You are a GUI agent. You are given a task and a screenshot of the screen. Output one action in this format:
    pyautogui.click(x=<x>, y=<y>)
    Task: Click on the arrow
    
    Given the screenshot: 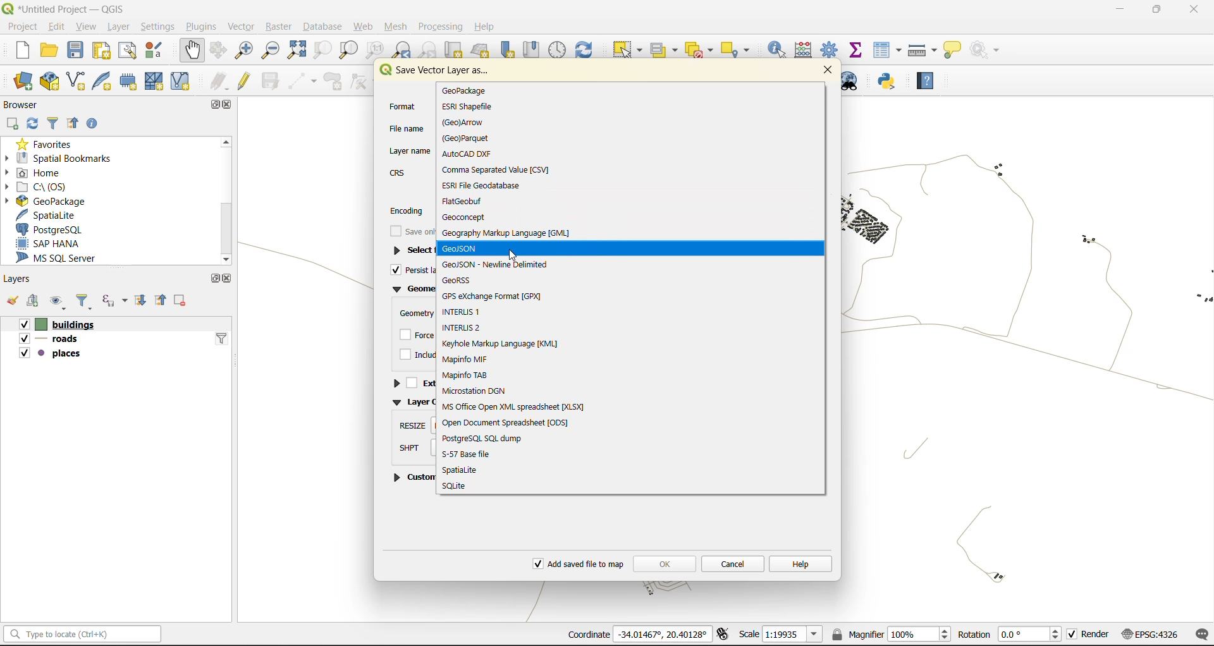 What is the action you would take?
    pyautogui.click(x=469, y=123)
    